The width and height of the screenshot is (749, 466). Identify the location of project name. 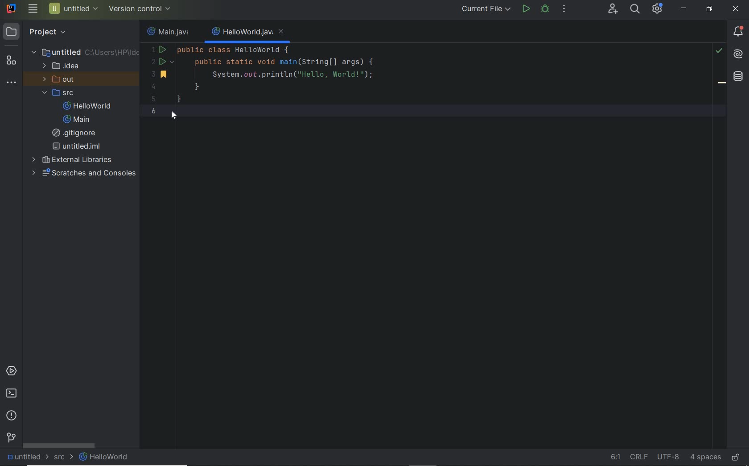
(74, 8).